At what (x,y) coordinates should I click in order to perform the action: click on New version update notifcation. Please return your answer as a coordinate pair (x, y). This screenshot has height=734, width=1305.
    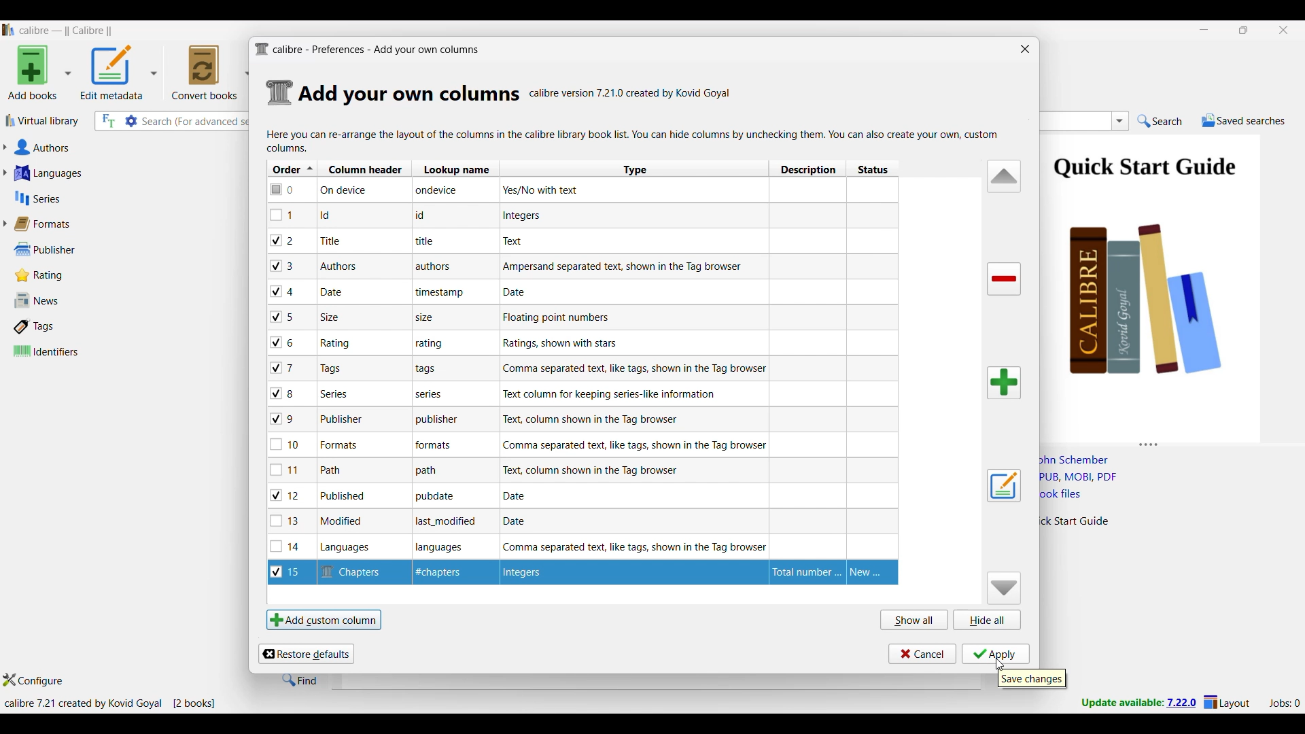
    Looking at the image, I should click on (1138, 702).